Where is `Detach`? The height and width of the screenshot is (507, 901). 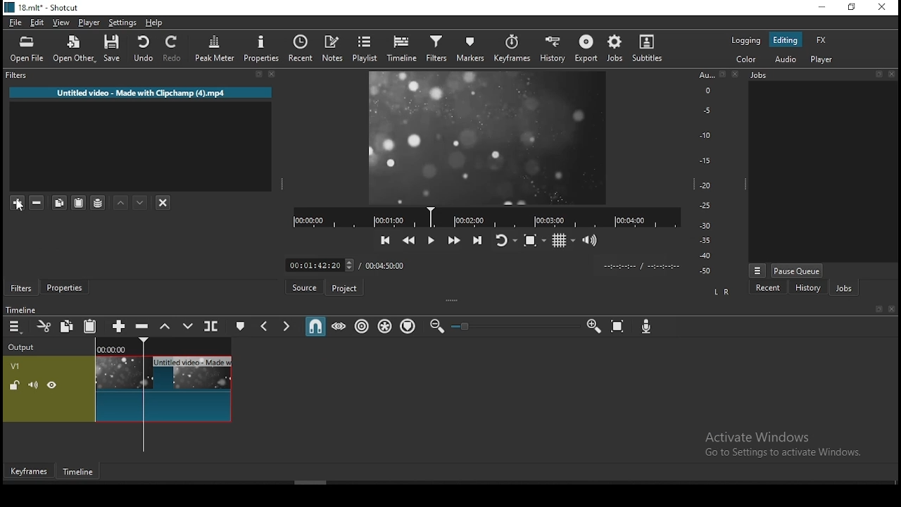
Detach is located at coordinates (880, 309).